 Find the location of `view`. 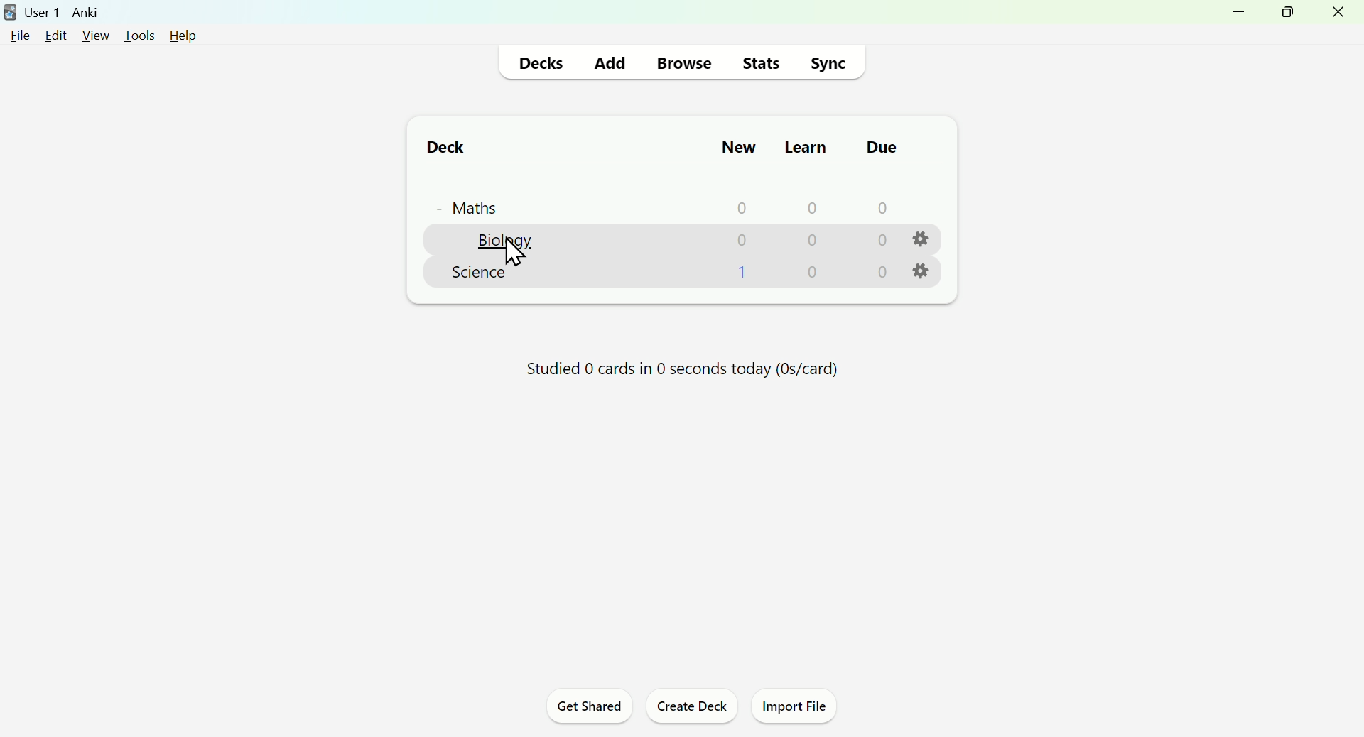

view is located at coordinates (94, 36).